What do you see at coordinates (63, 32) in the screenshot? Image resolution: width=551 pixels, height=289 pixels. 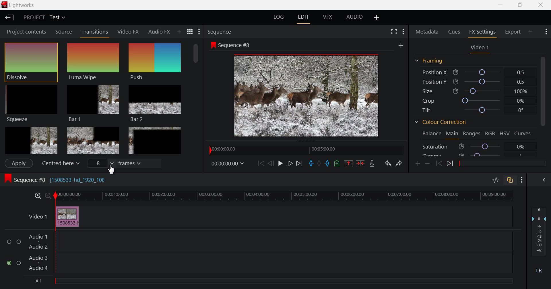 I see `Source` at bounding box center [63, 32].